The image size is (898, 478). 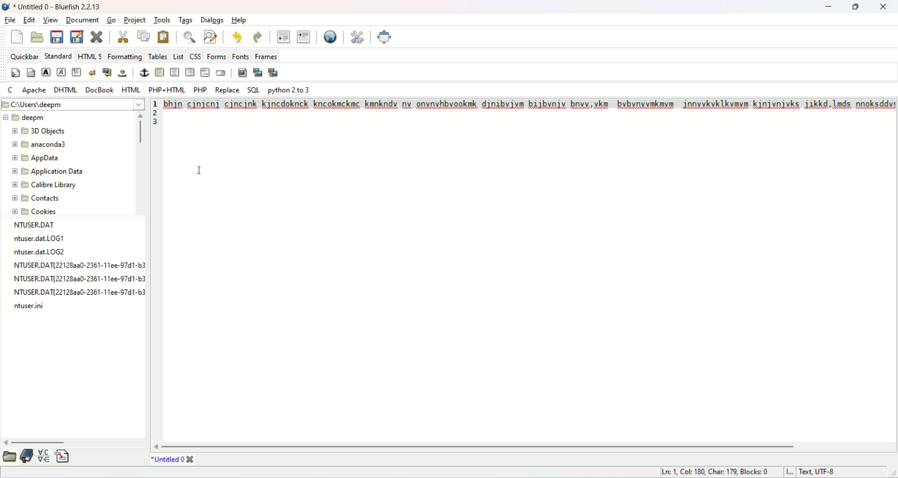 I want to click on file name, so click(x=34, y=307).